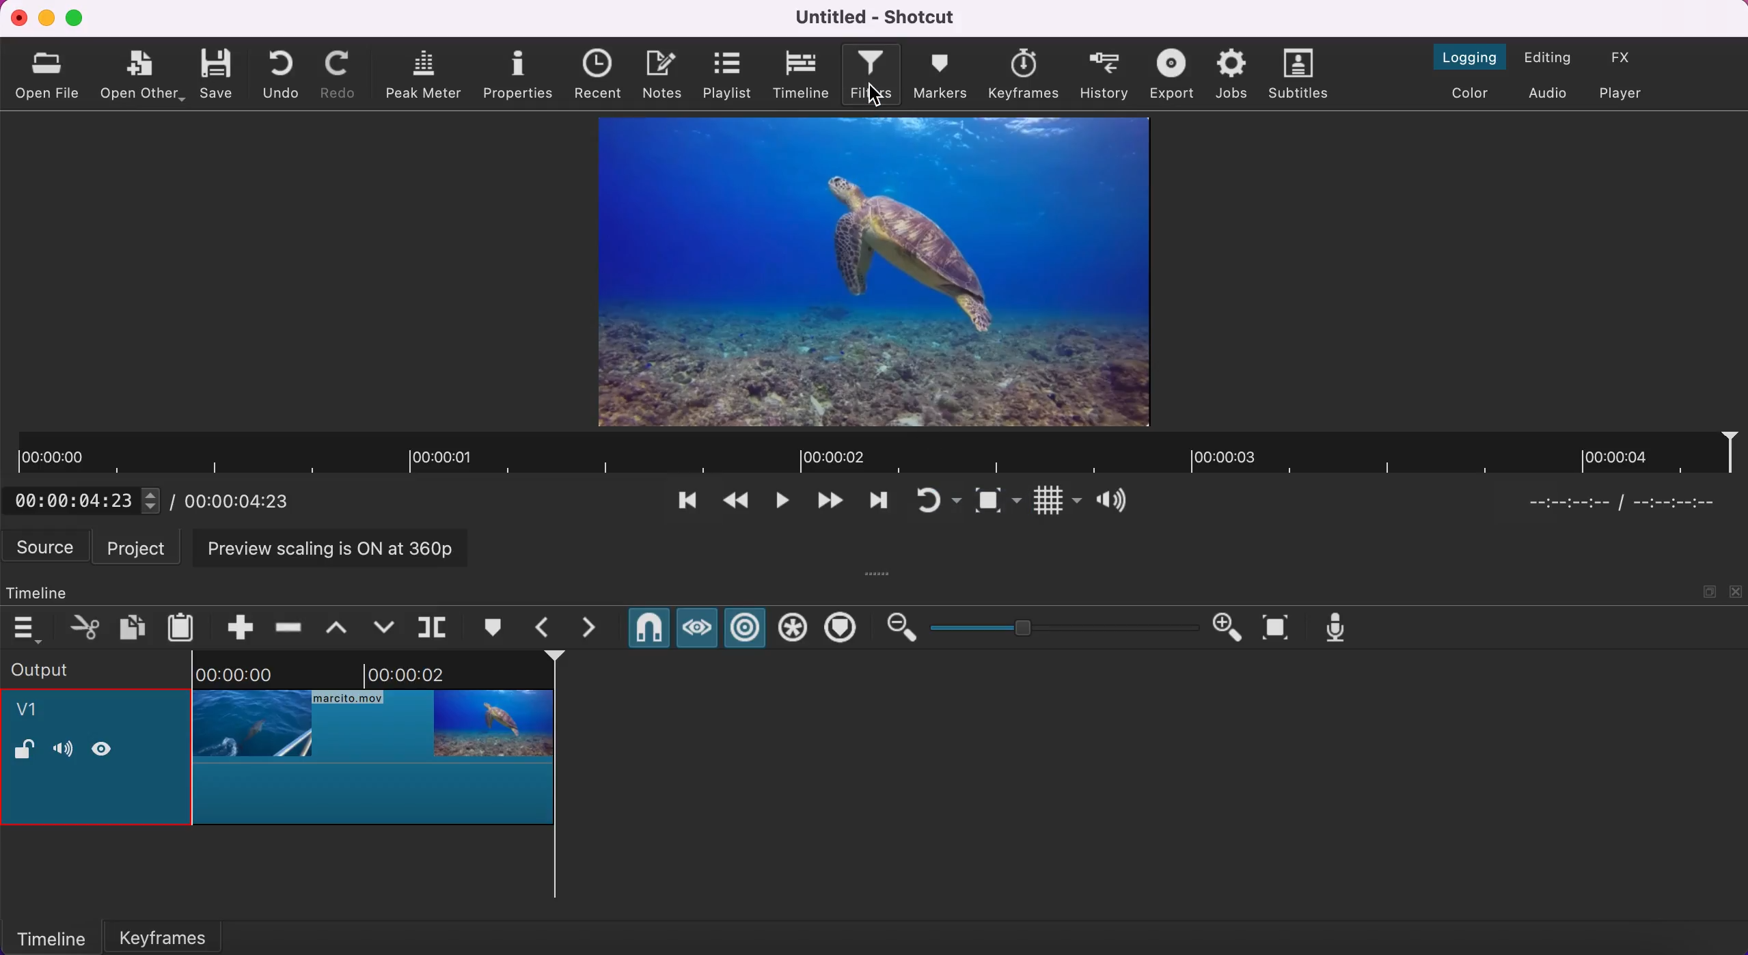  I want to click on jobs, so click(1232, 76).